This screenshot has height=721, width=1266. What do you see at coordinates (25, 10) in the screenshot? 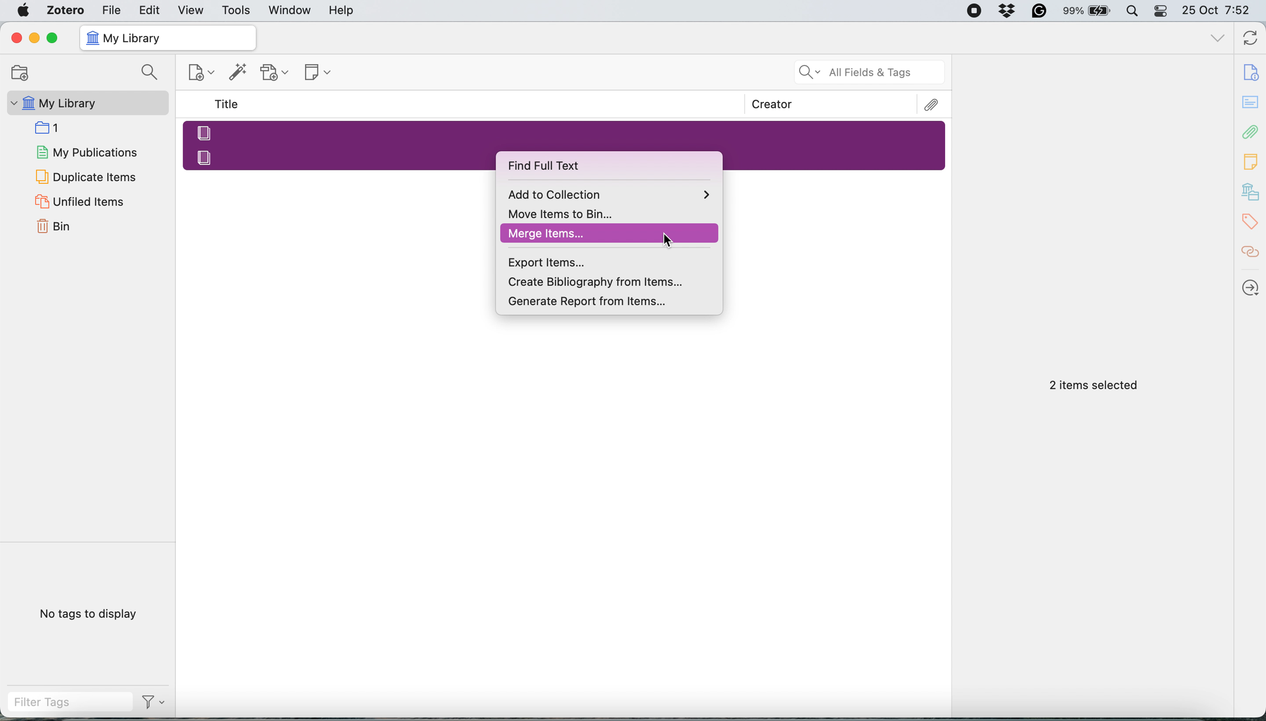
I see `Apple Menu` at bounding box center [25, 10].